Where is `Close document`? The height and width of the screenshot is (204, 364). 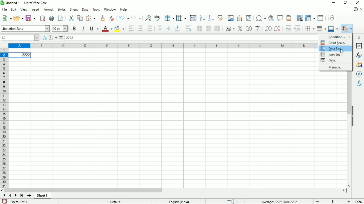
Close document is located at coordinates (362, 9).